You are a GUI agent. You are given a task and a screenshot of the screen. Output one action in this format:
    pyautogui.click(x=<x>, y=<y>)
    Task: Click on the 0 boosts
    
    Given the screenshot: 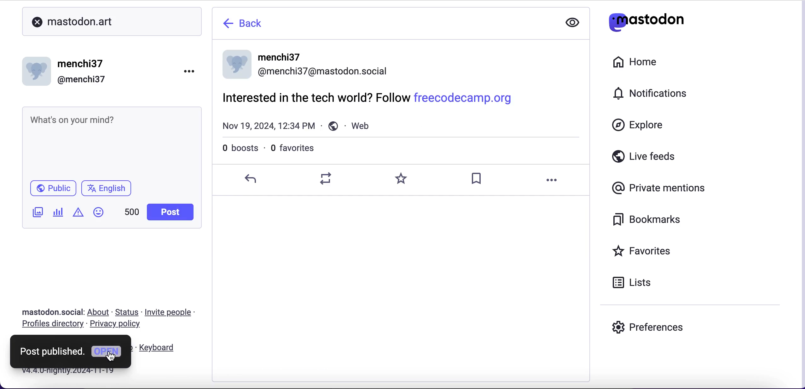 What is the action you would take?
    pyautogui.click(x=236, y=150)
    